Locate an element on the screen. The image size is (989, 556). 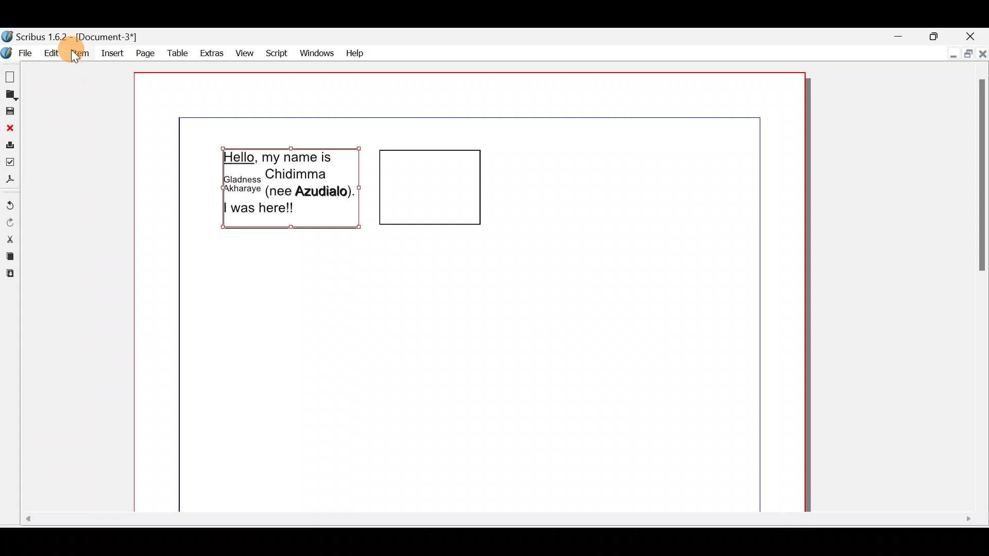
Close is located at coordinates (970, 35).